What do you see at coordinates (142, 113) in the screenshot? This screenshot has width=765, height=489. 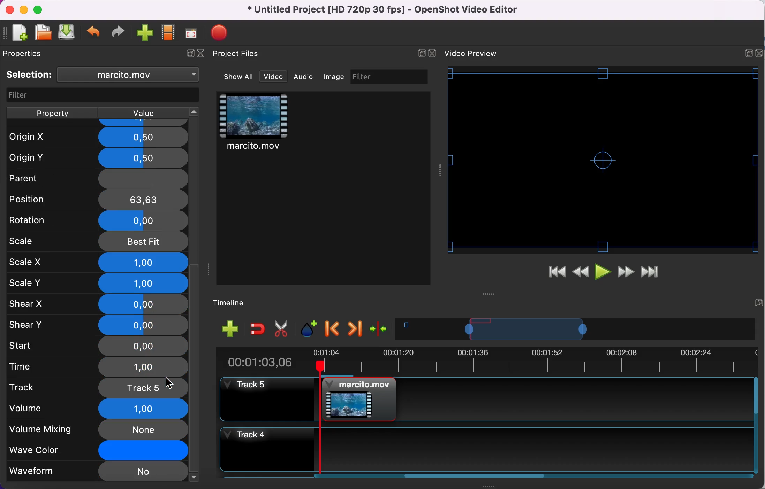 I see `value` at bounding box center [142, 113].